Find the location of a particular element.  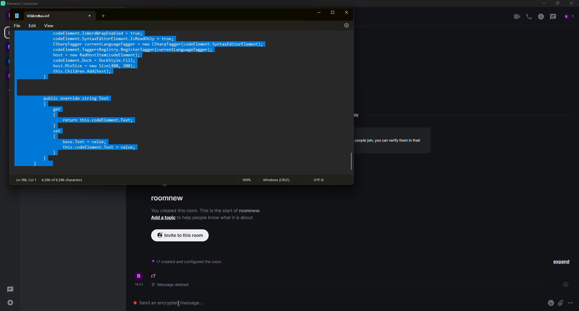

info is located at coordinates (216, 218).